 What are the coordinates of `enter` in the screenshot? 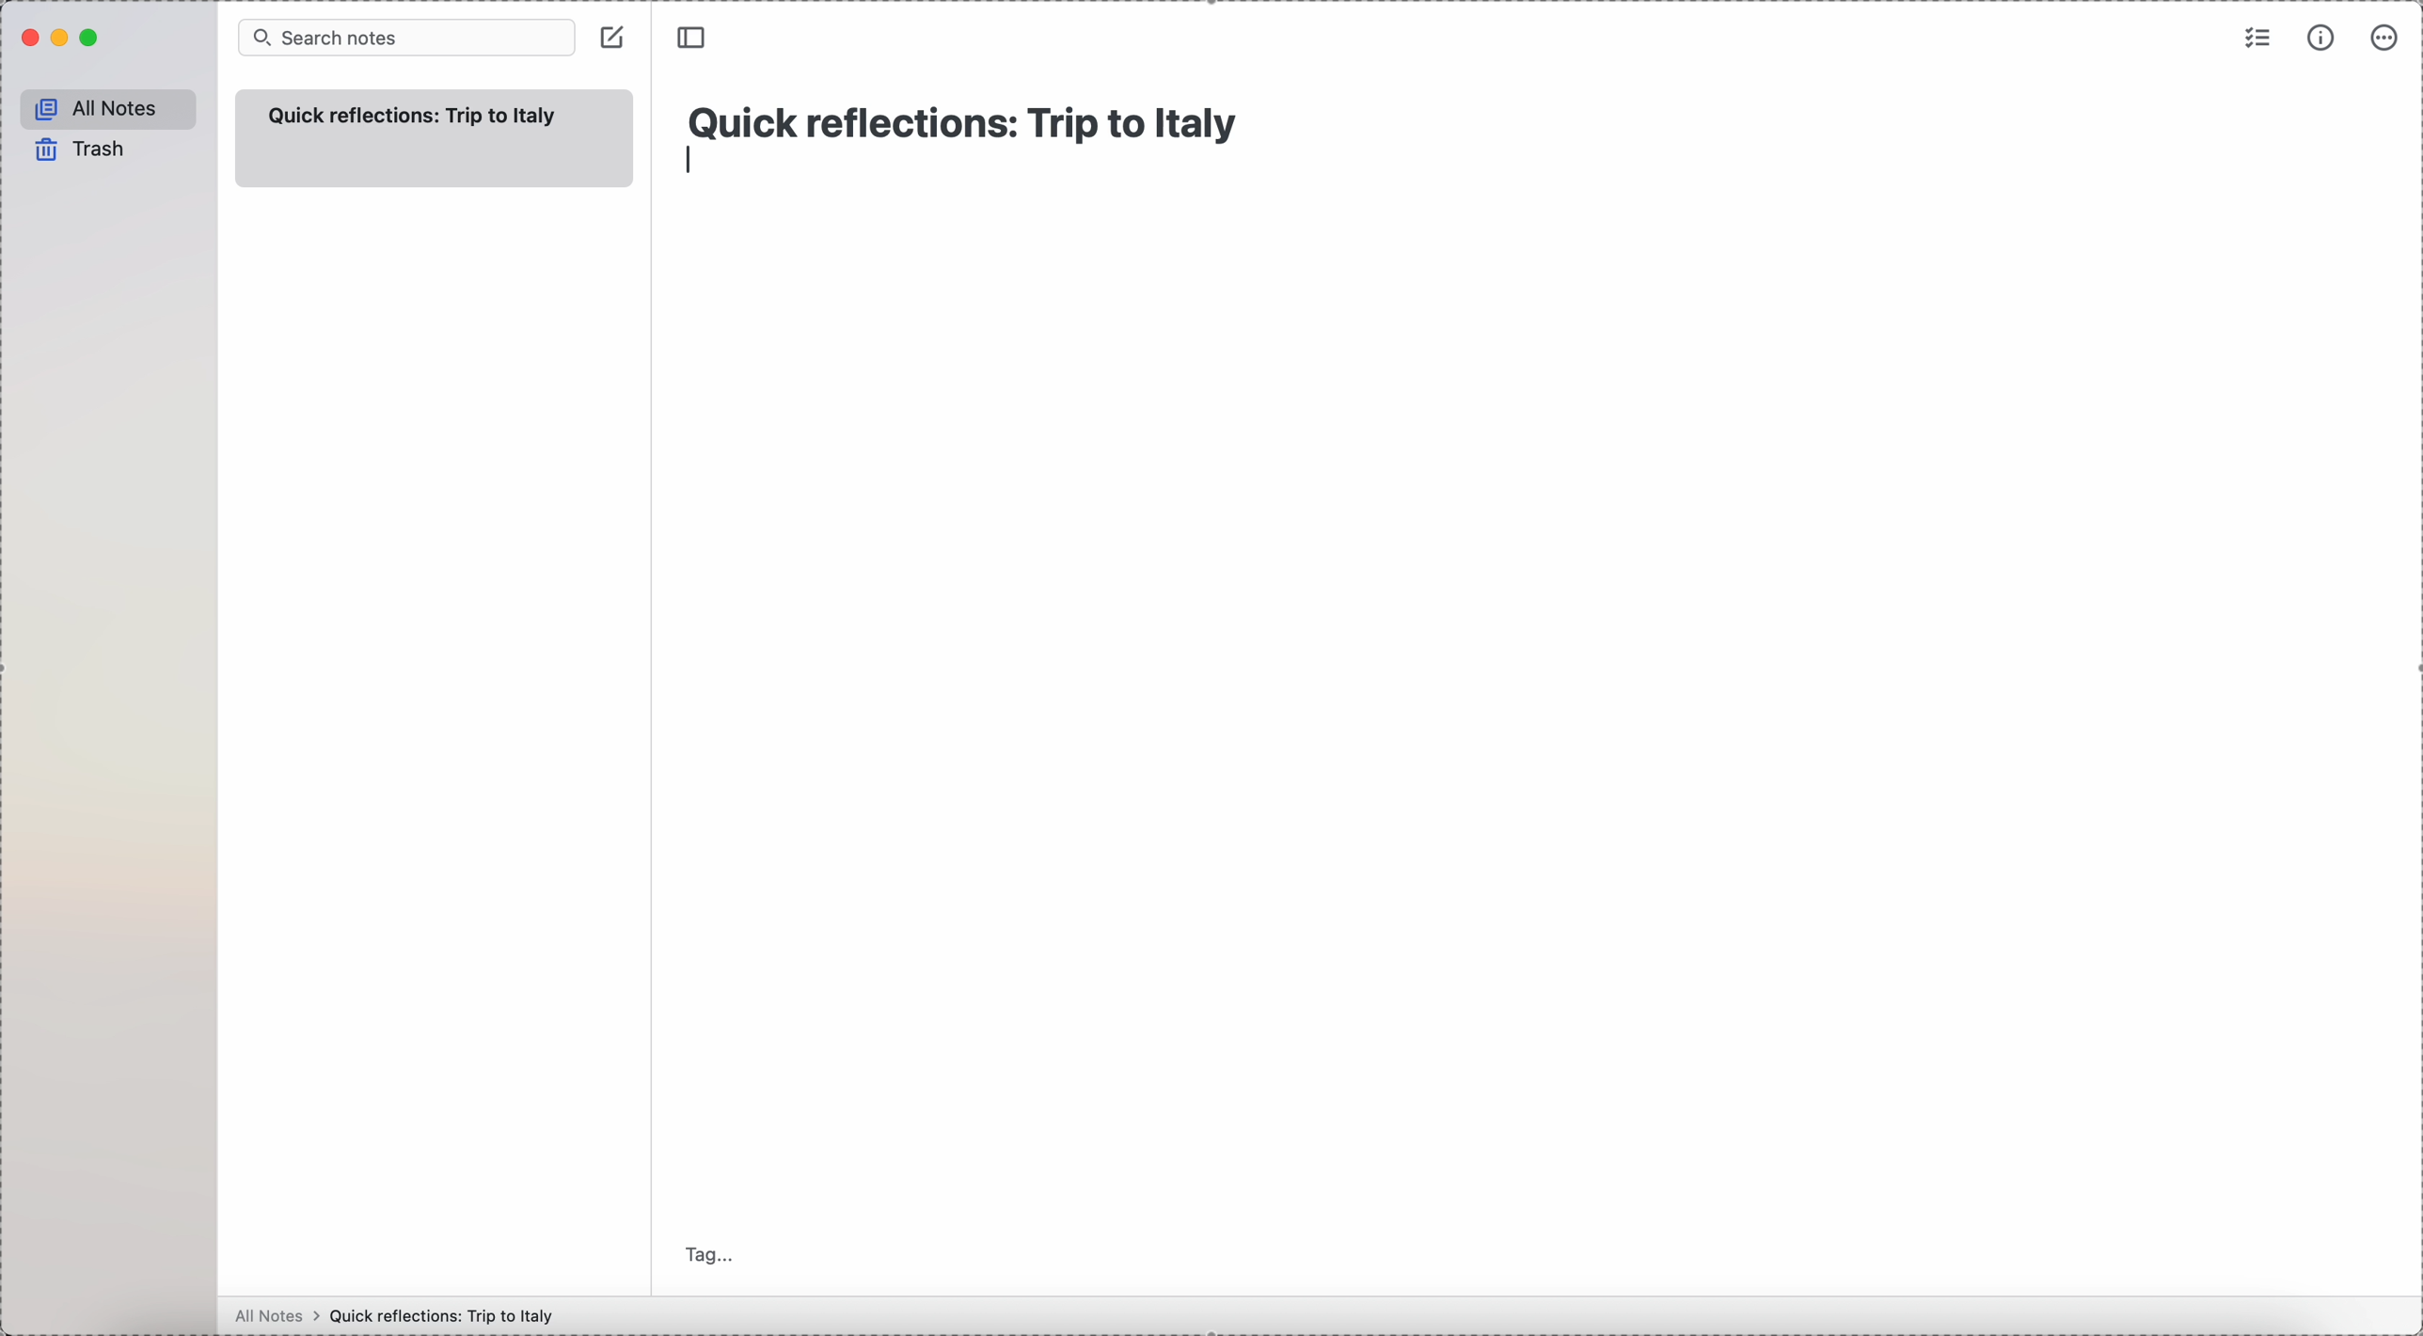 It's located at (694, 161).